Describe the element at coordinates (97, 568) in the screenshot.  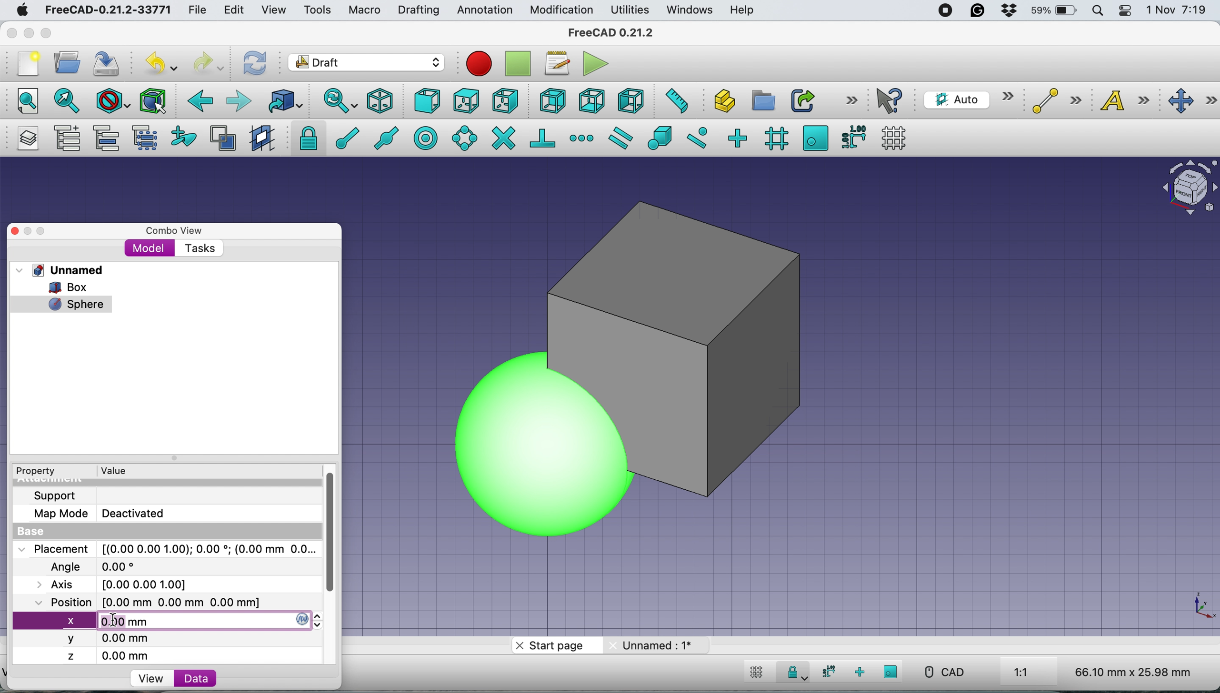
I see `angle` at that location.